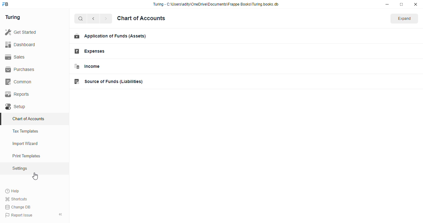 This screenshot has height=223, width=423. I want to click on Source of Funds (Liabilities), so click(177, 82).